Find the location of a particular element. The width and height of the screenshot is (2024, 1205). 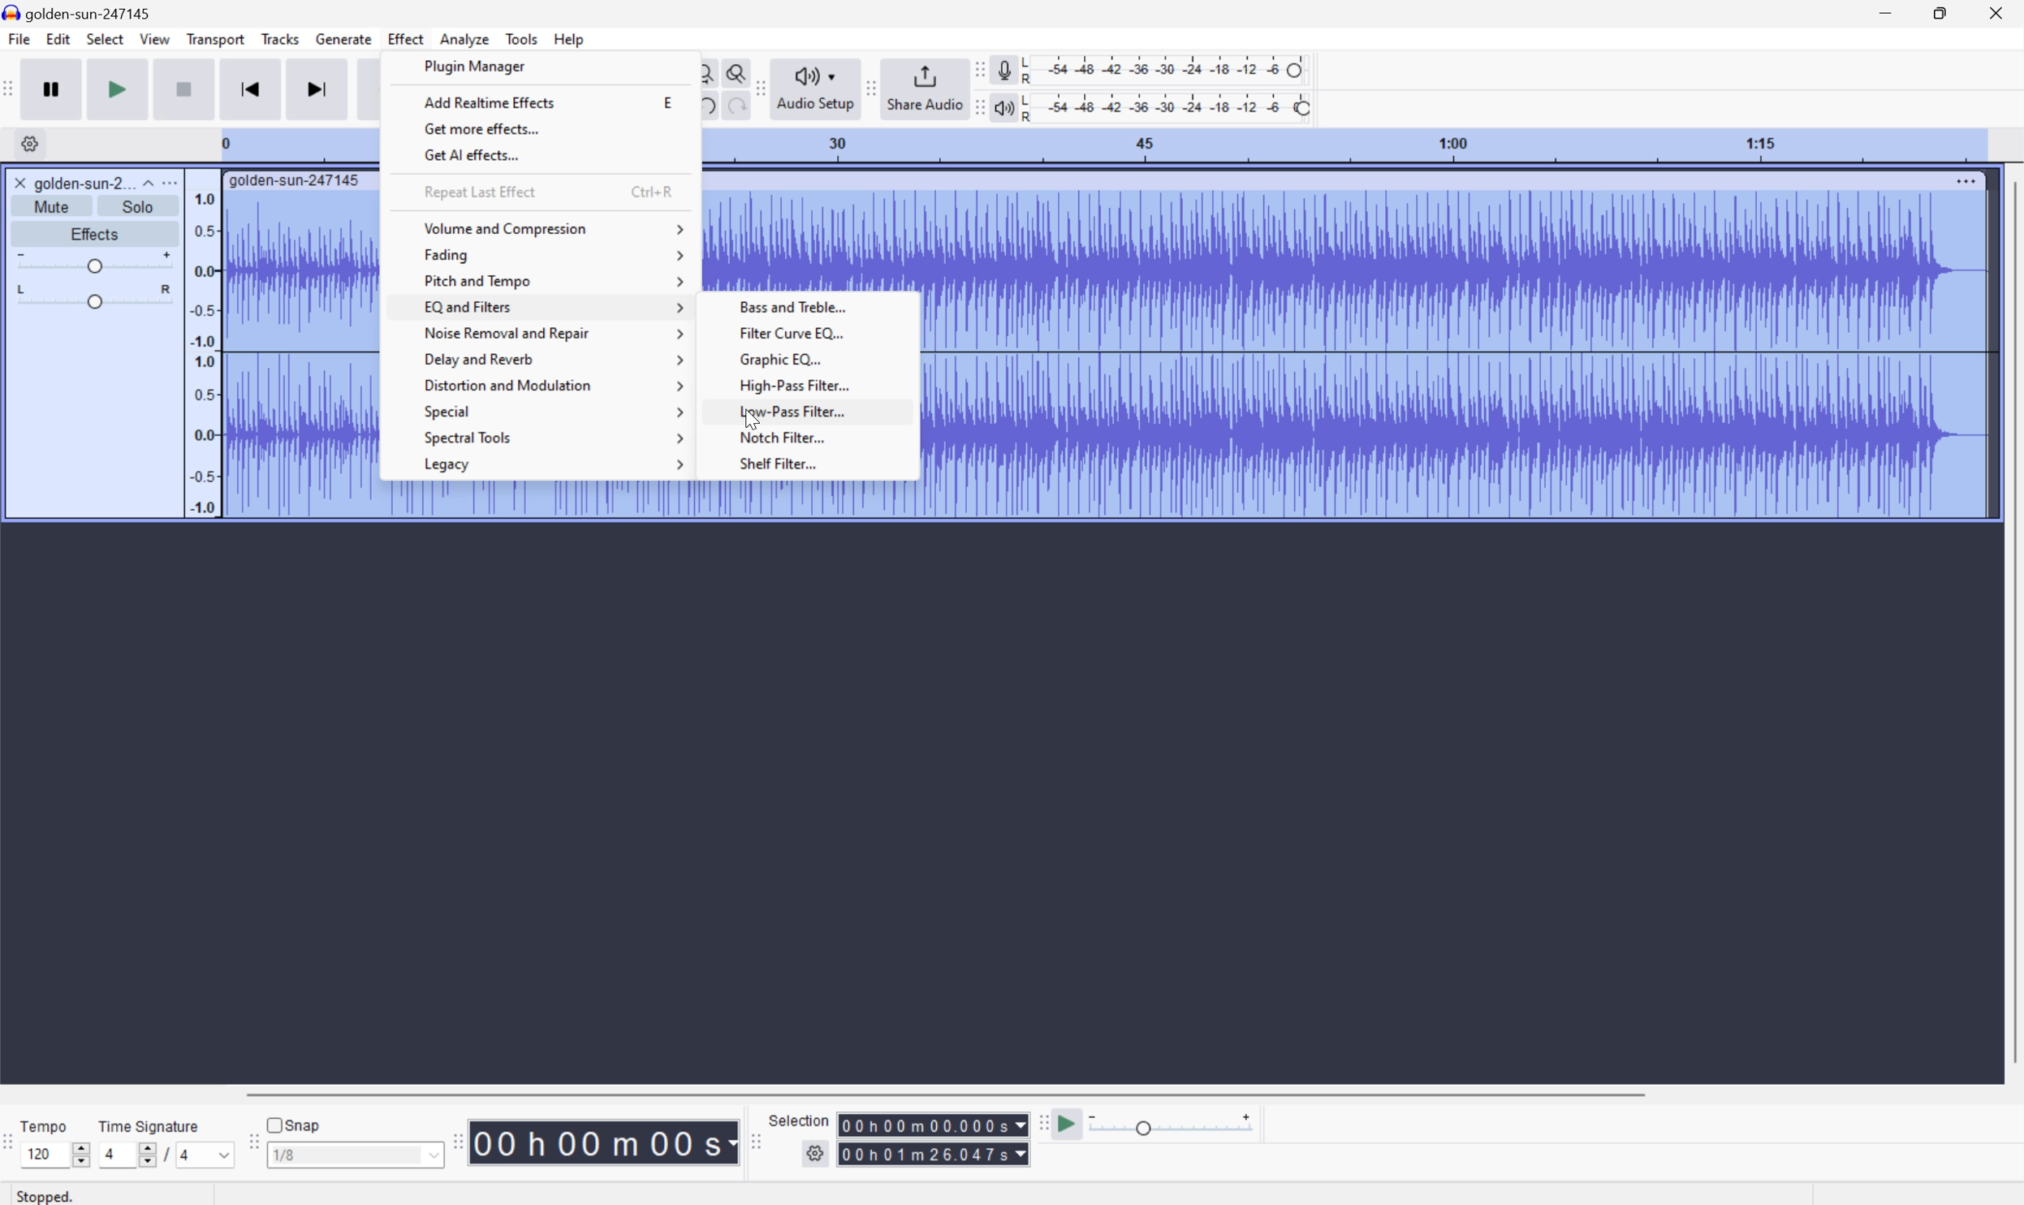

Tempo is located at coordinates (48, 1124).